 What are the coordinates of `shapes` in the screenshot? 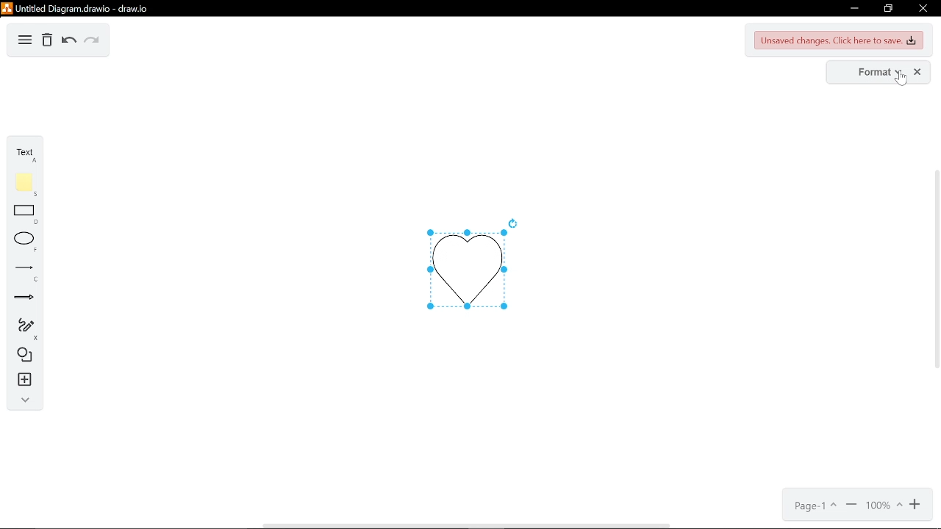 It's located at (24, 355).